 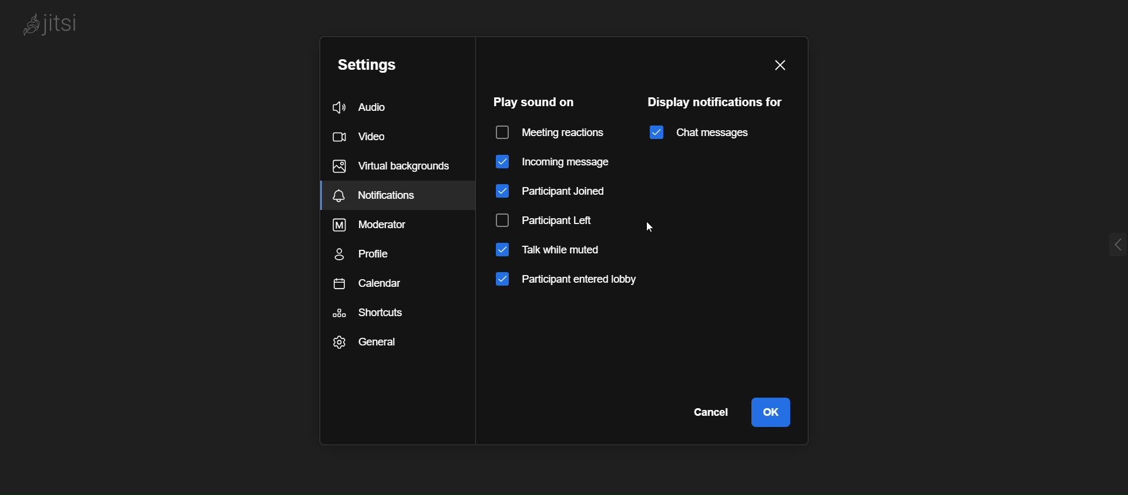 I want to click on cancel, so click(x=714, y=414).